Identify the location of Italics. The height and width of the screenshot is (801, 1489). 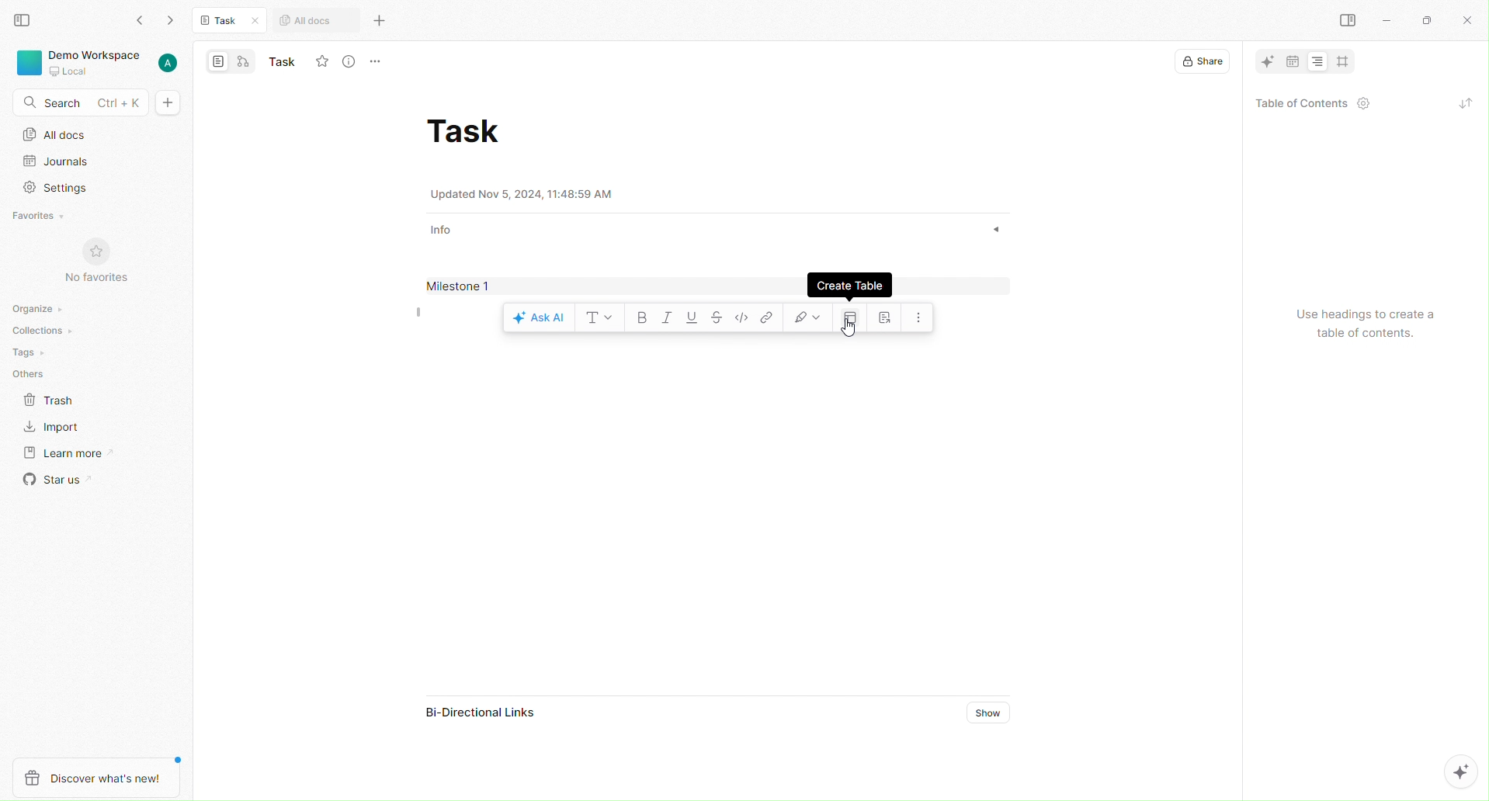
(666, 320).